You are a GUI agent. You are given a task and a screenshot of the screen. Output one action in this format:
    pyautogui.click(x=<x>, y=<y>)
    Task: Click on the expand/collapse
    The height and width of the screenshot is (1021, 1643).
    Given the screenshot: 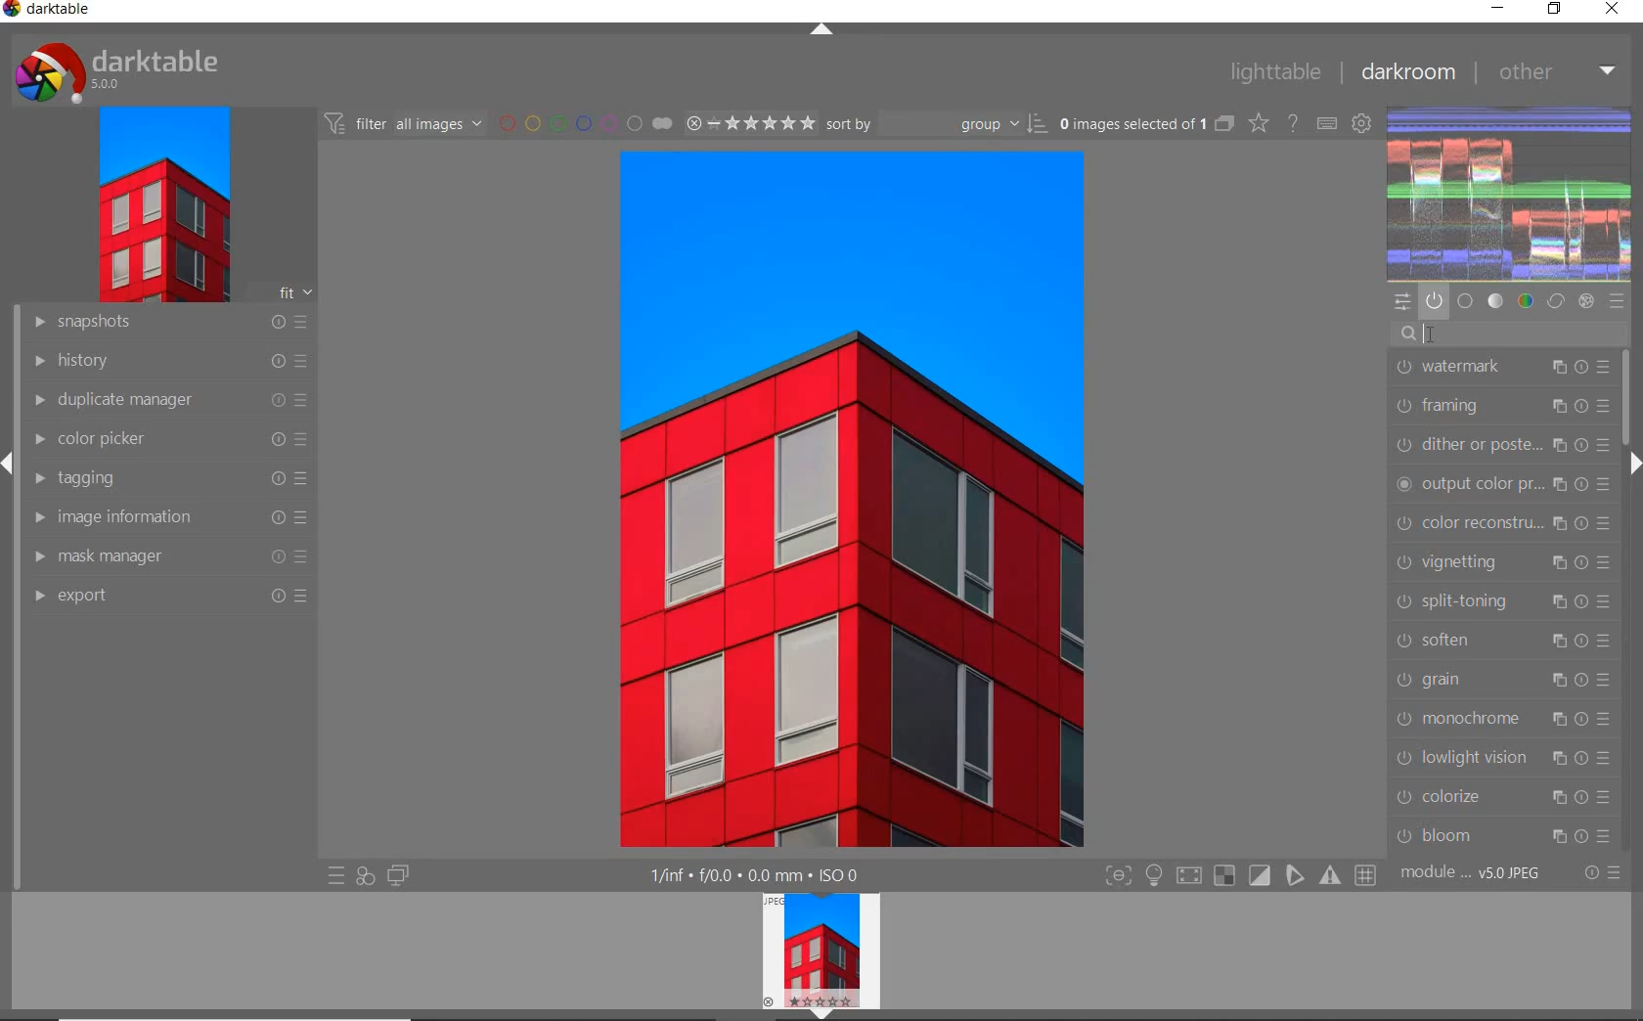 What is the action you would take?
    pyautogui.click(x=822, y=1014)
    